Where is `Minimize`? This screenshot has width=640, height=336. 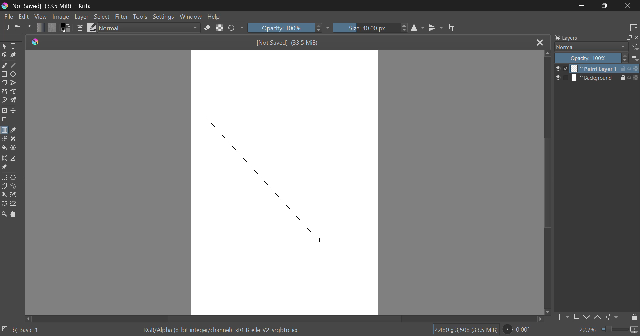
Minimize is located at coordinates (605, 6).